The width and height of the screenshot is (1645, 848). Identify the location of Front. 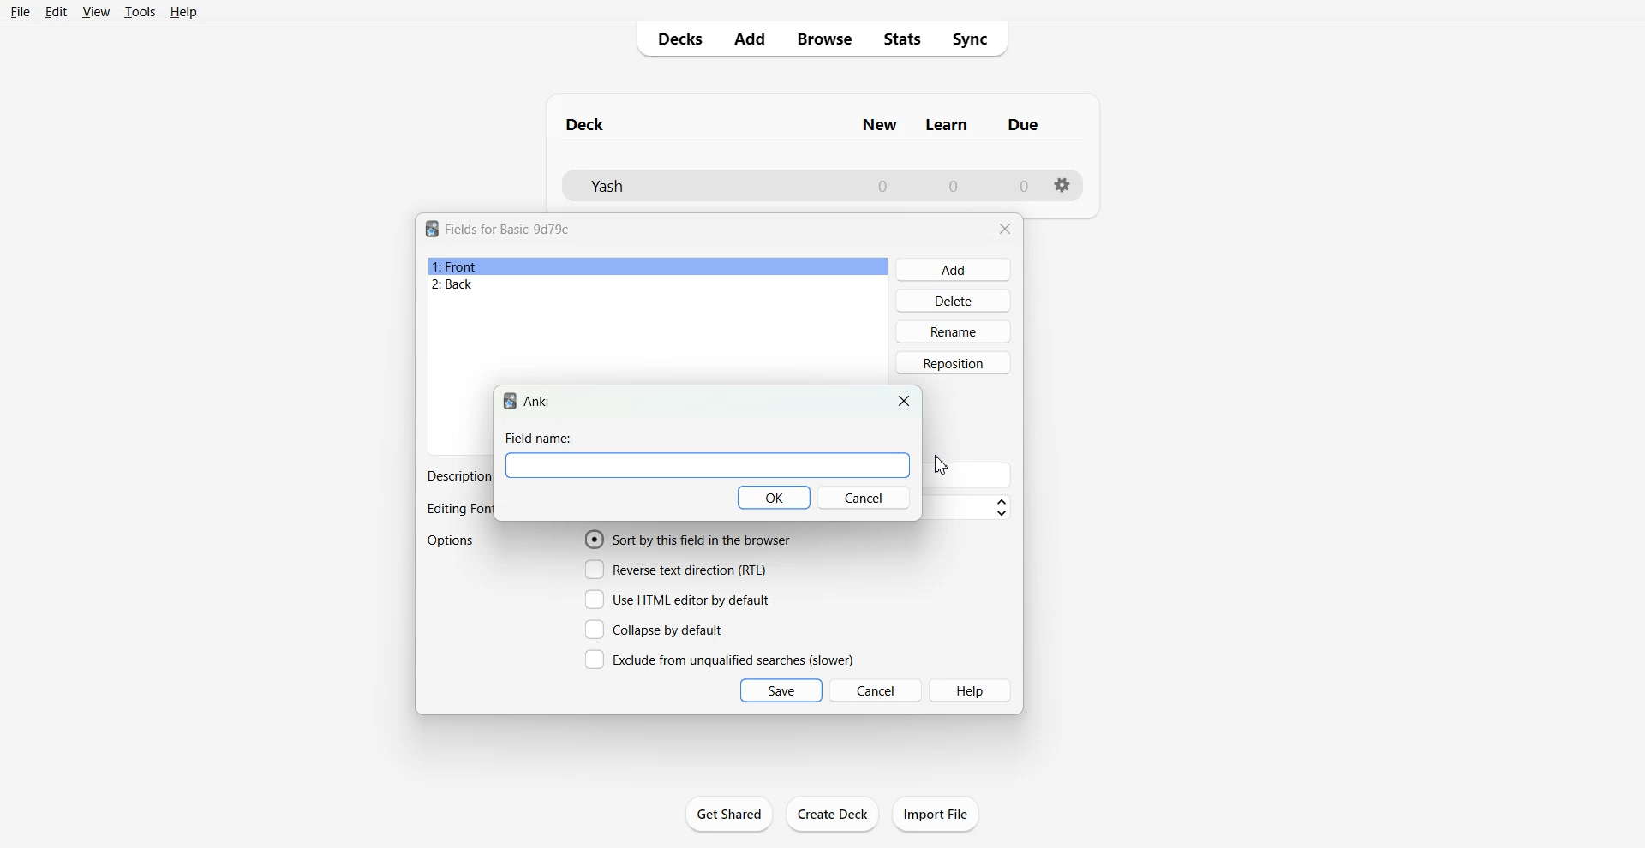
(658, 266).